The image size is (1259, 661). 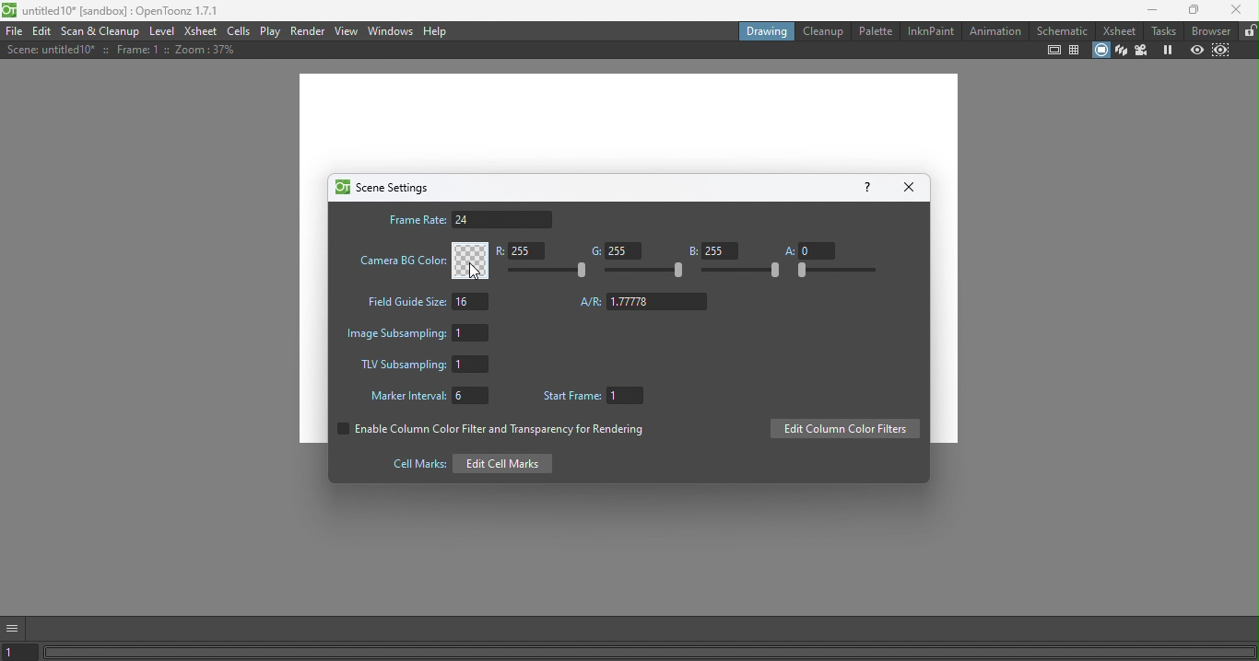 What do you see at coordinates (994, 31) in the screenshot?
I see `Animation` at bounding box center [994, 31].